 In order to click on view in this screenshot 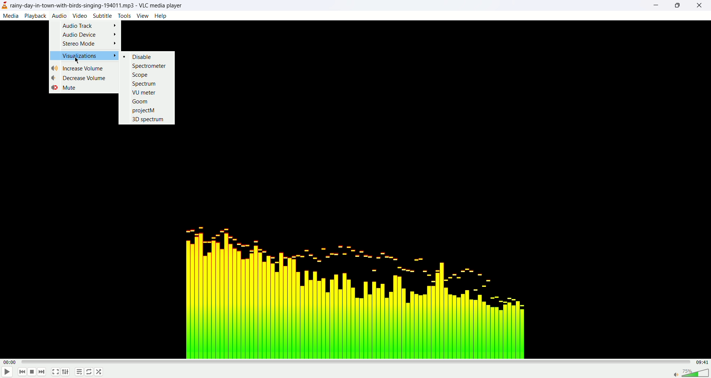, I will do `click(143, 16)`.